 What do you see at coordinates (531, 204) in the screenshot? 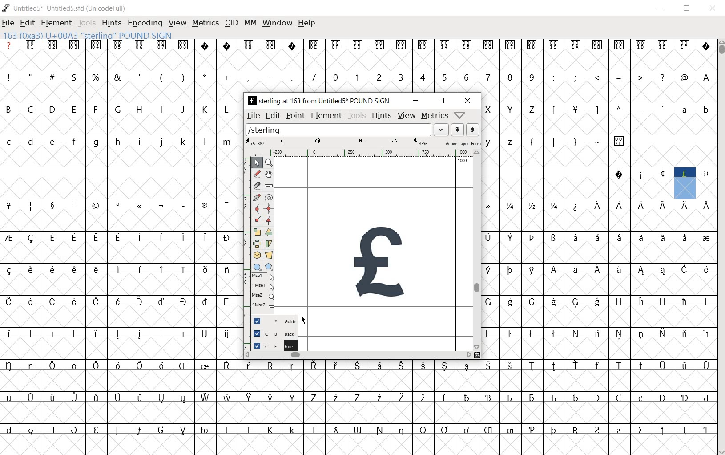
I see `1/2` at bounding box center [531, 204].